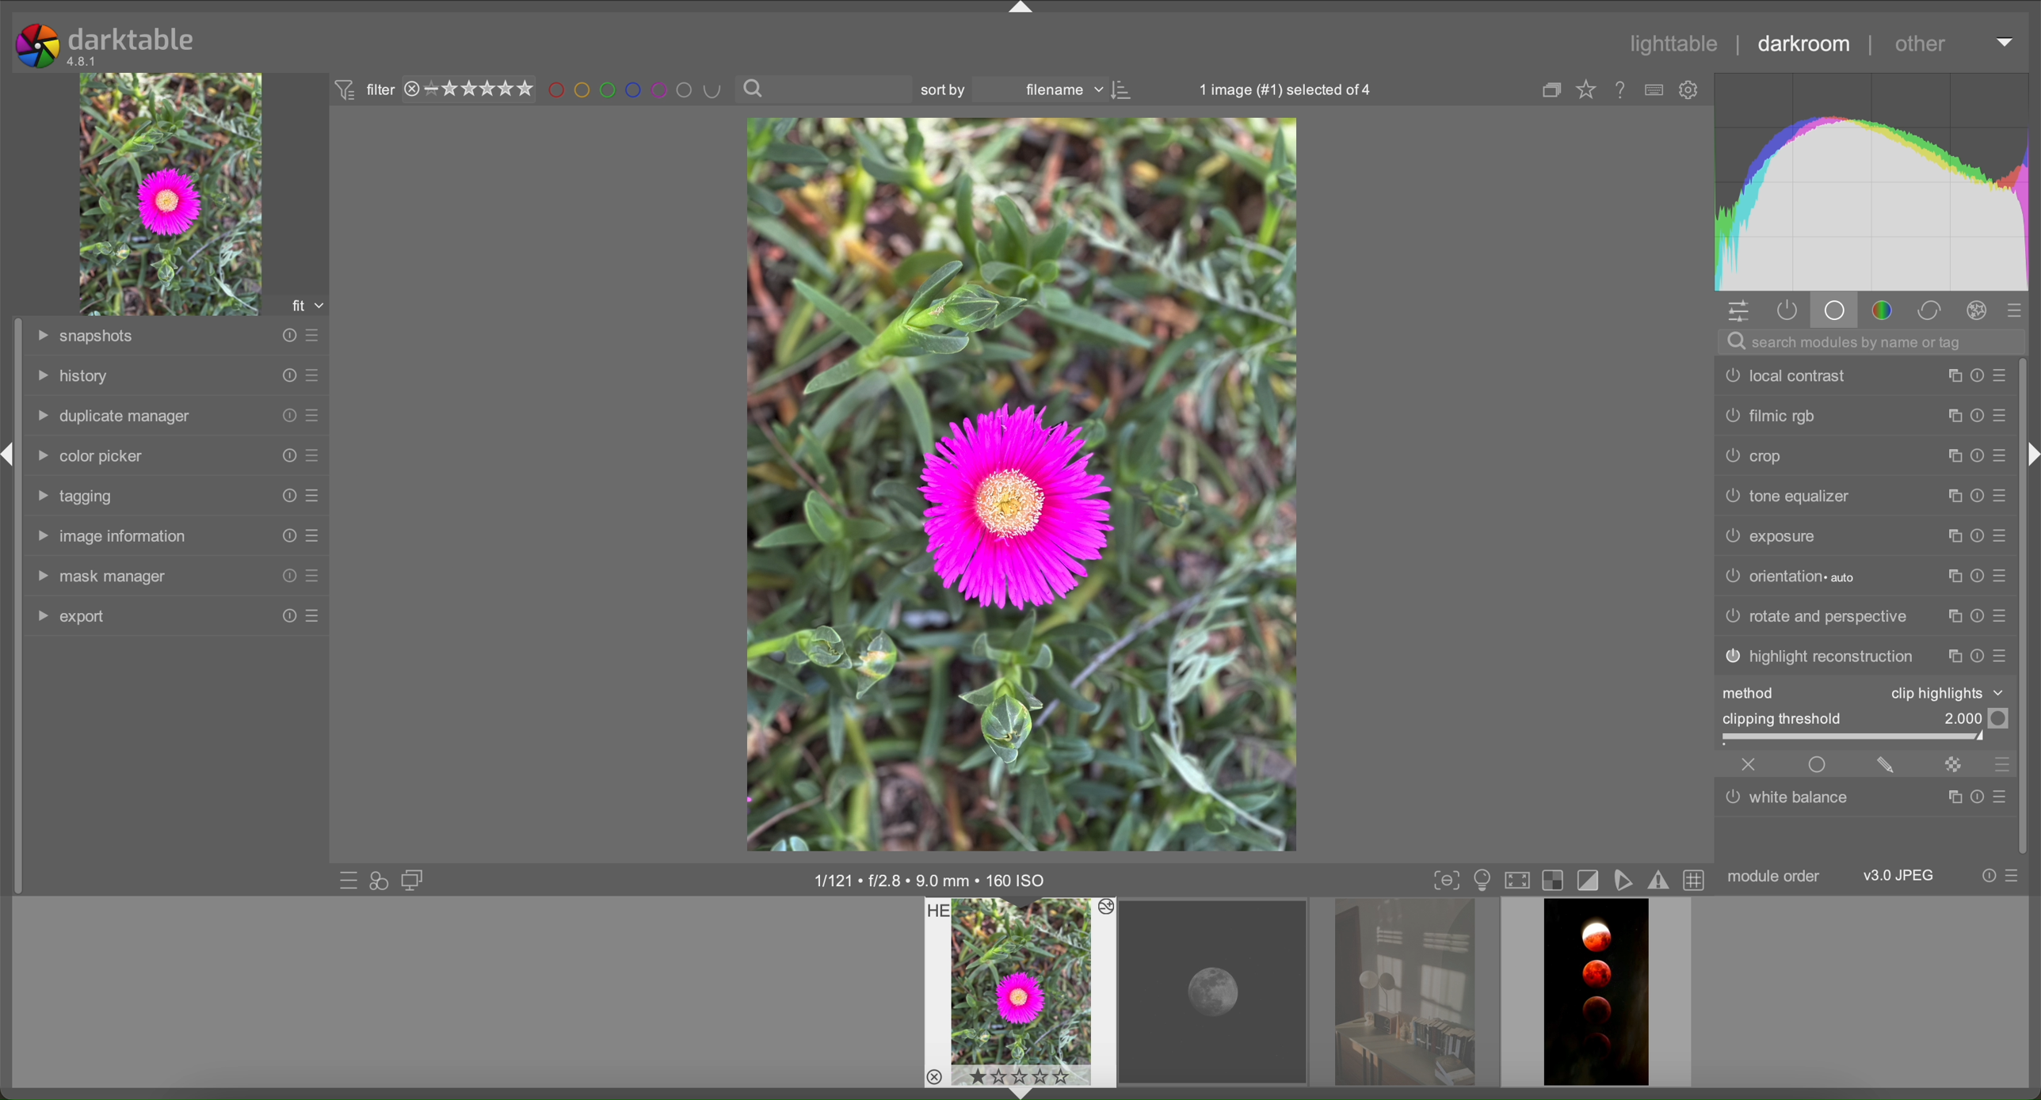 The image size is (2041, 1100). I want to click on settings, so click(1688, 91).